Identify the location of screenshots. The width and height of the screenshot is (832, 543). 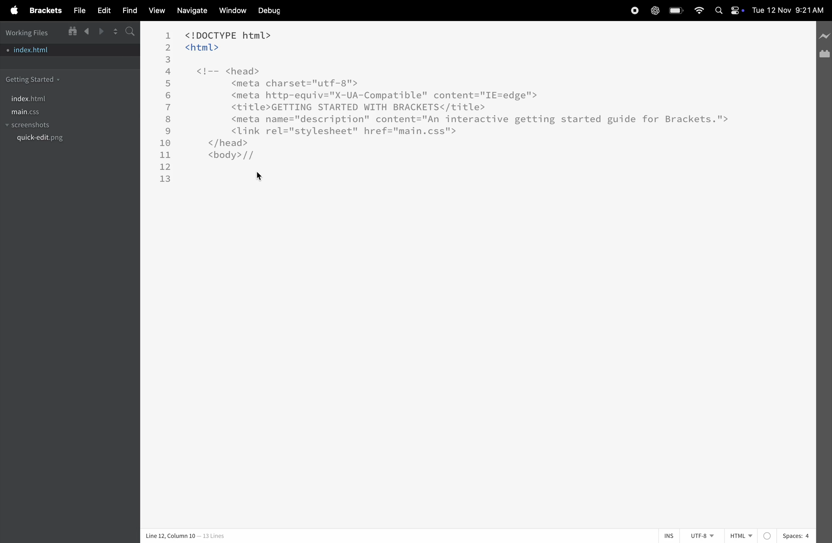
(38, 124).